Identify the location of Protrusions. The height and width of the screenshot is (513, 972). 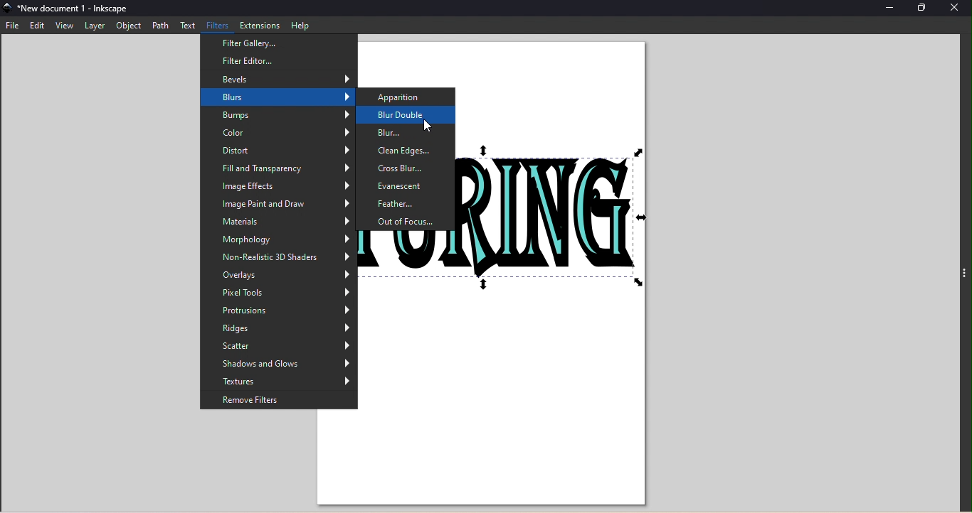
(278, 310).